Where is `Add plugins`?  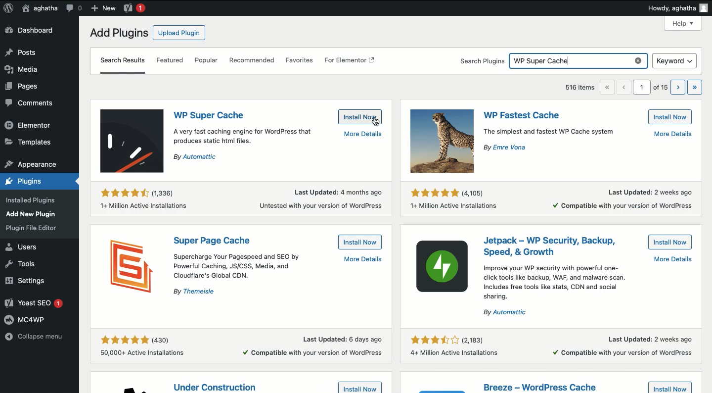 Add plugins is located at coordinates (118, 33).